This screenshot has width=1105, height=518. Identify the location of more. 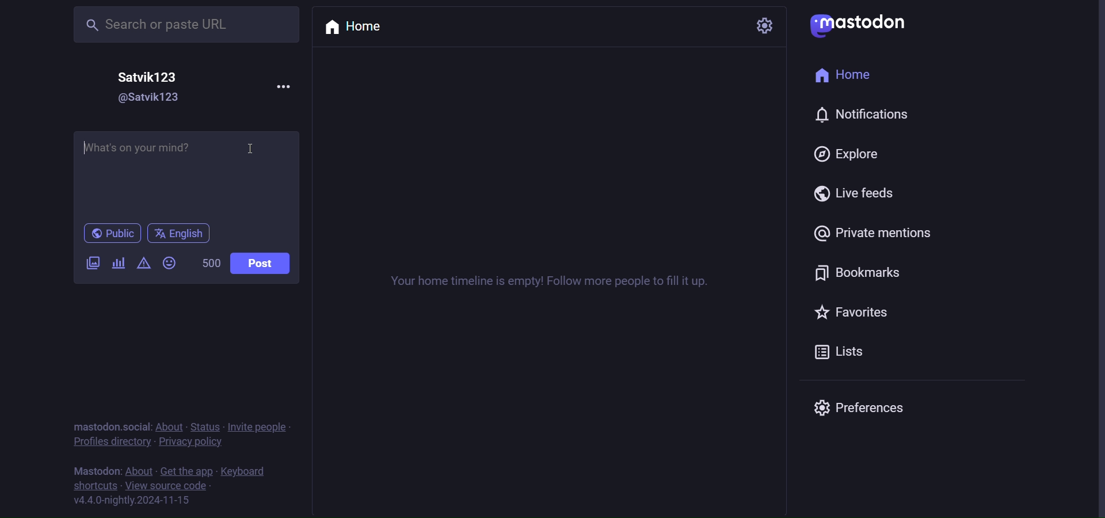
(277, 85).